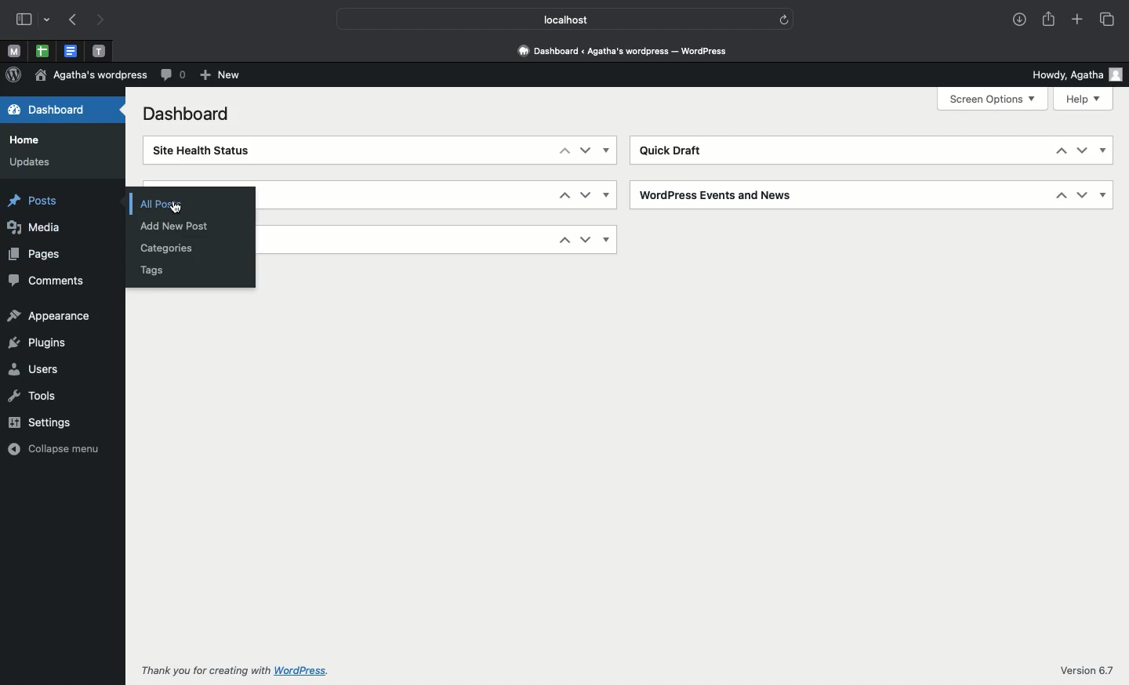  I want to click on Up, so click(564, 194).